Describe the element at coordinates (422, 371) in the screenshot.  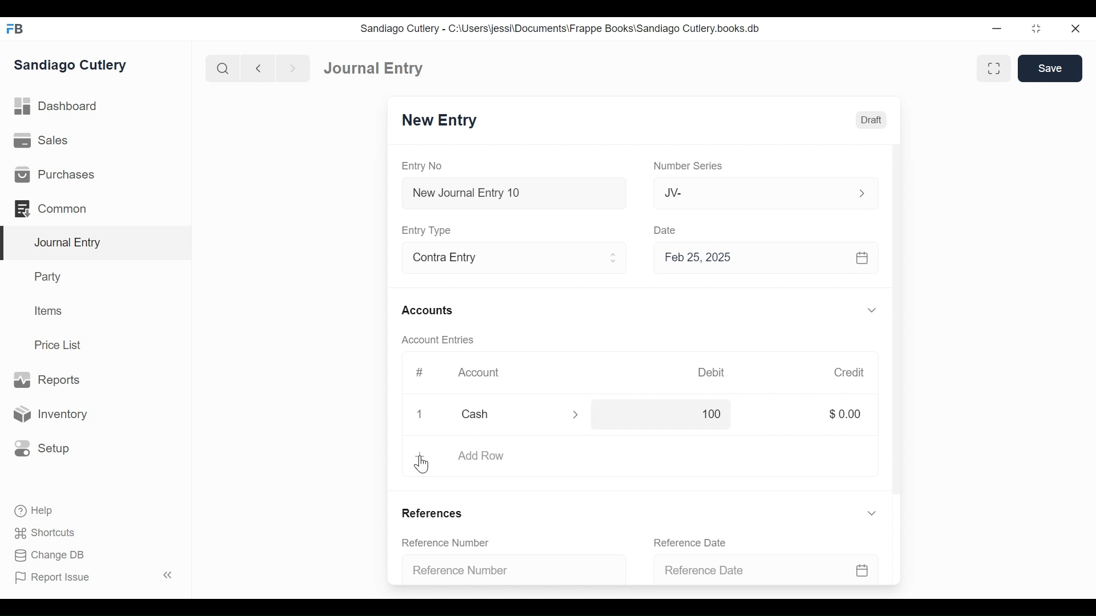
I see `#` at that location.